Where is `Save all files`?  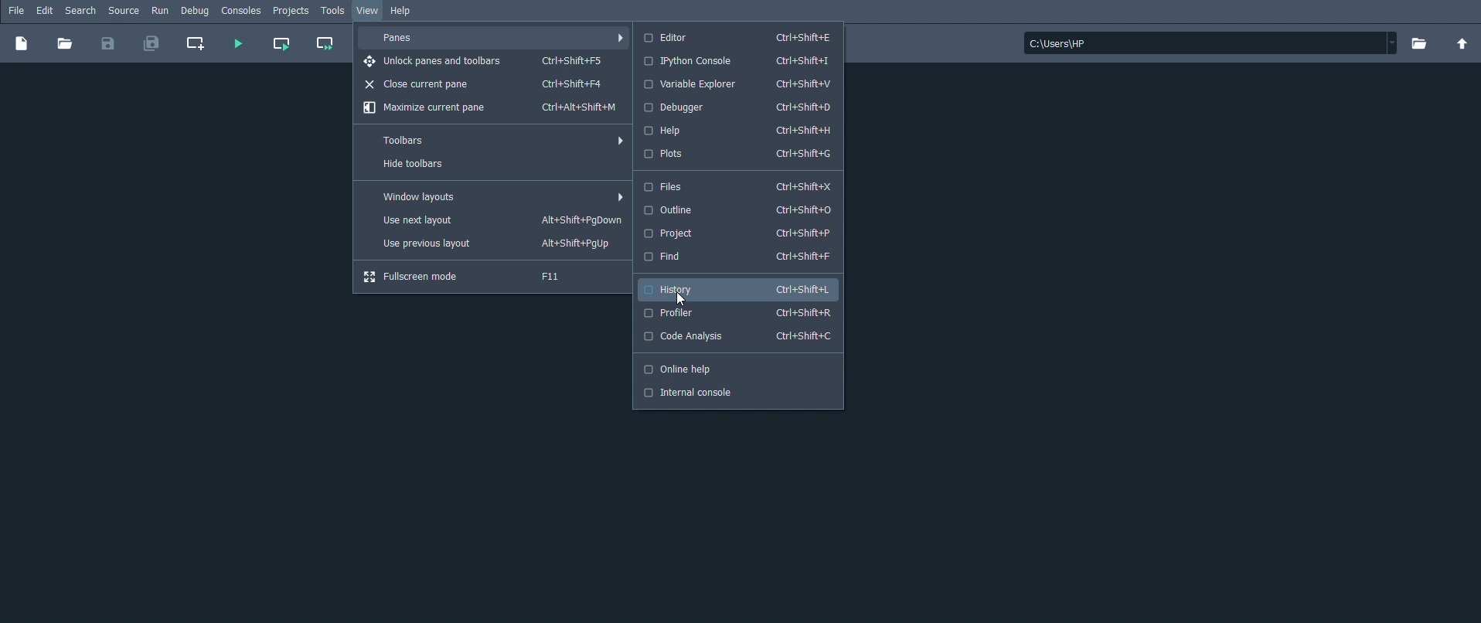
Save all files is located at coordinates (152, 45).